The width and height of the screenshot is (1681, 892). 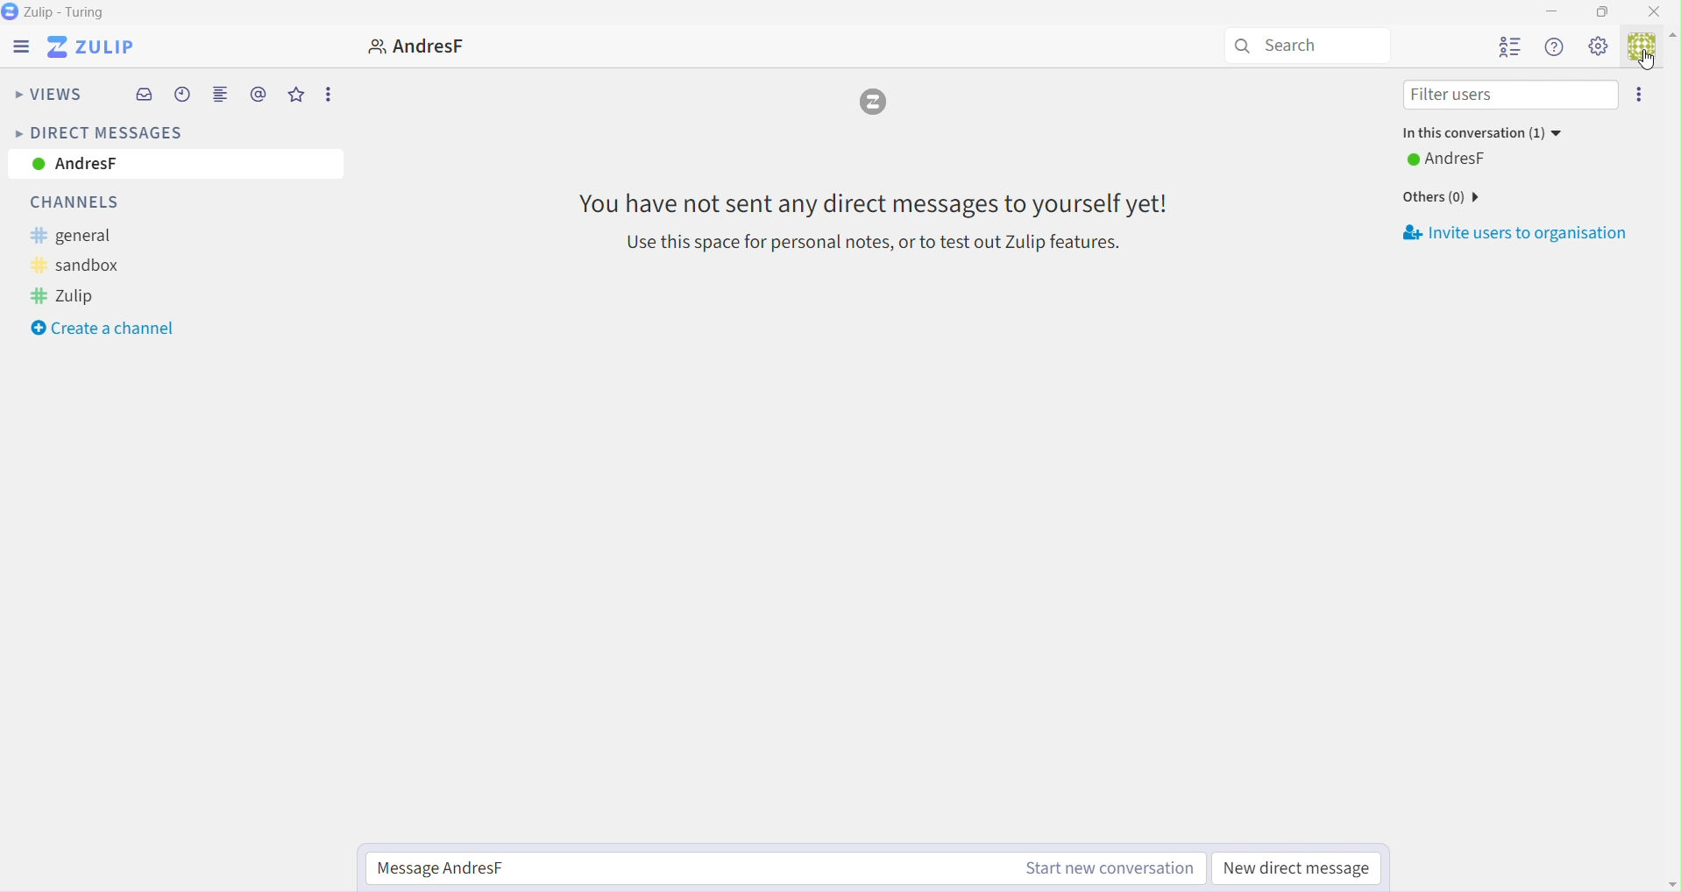 What do you see at coordinates (1555, 48) in the screenshot?
I see `Help` at bounding box center [1555, 48].